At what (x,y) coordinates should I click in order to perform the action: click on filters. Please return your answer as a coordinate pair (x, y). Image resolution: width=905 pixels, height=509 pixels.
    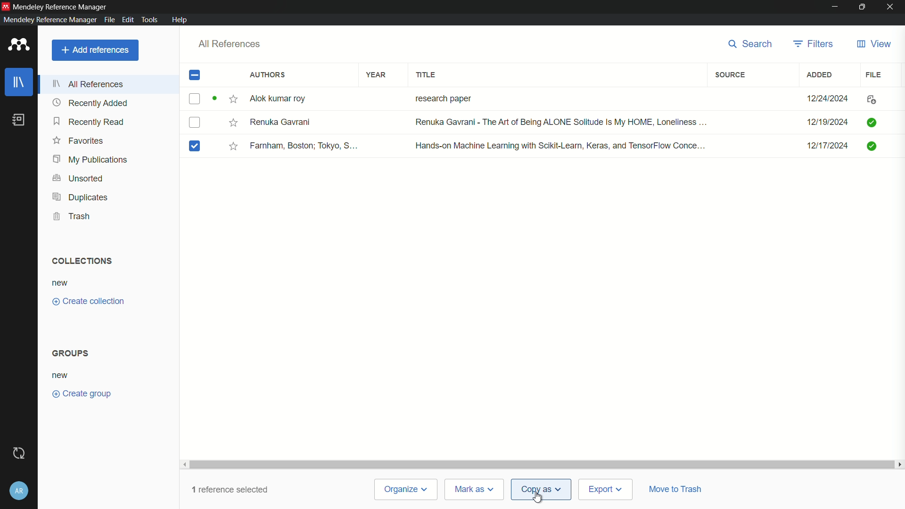
    Looking at the image, I should click on (813, 44).